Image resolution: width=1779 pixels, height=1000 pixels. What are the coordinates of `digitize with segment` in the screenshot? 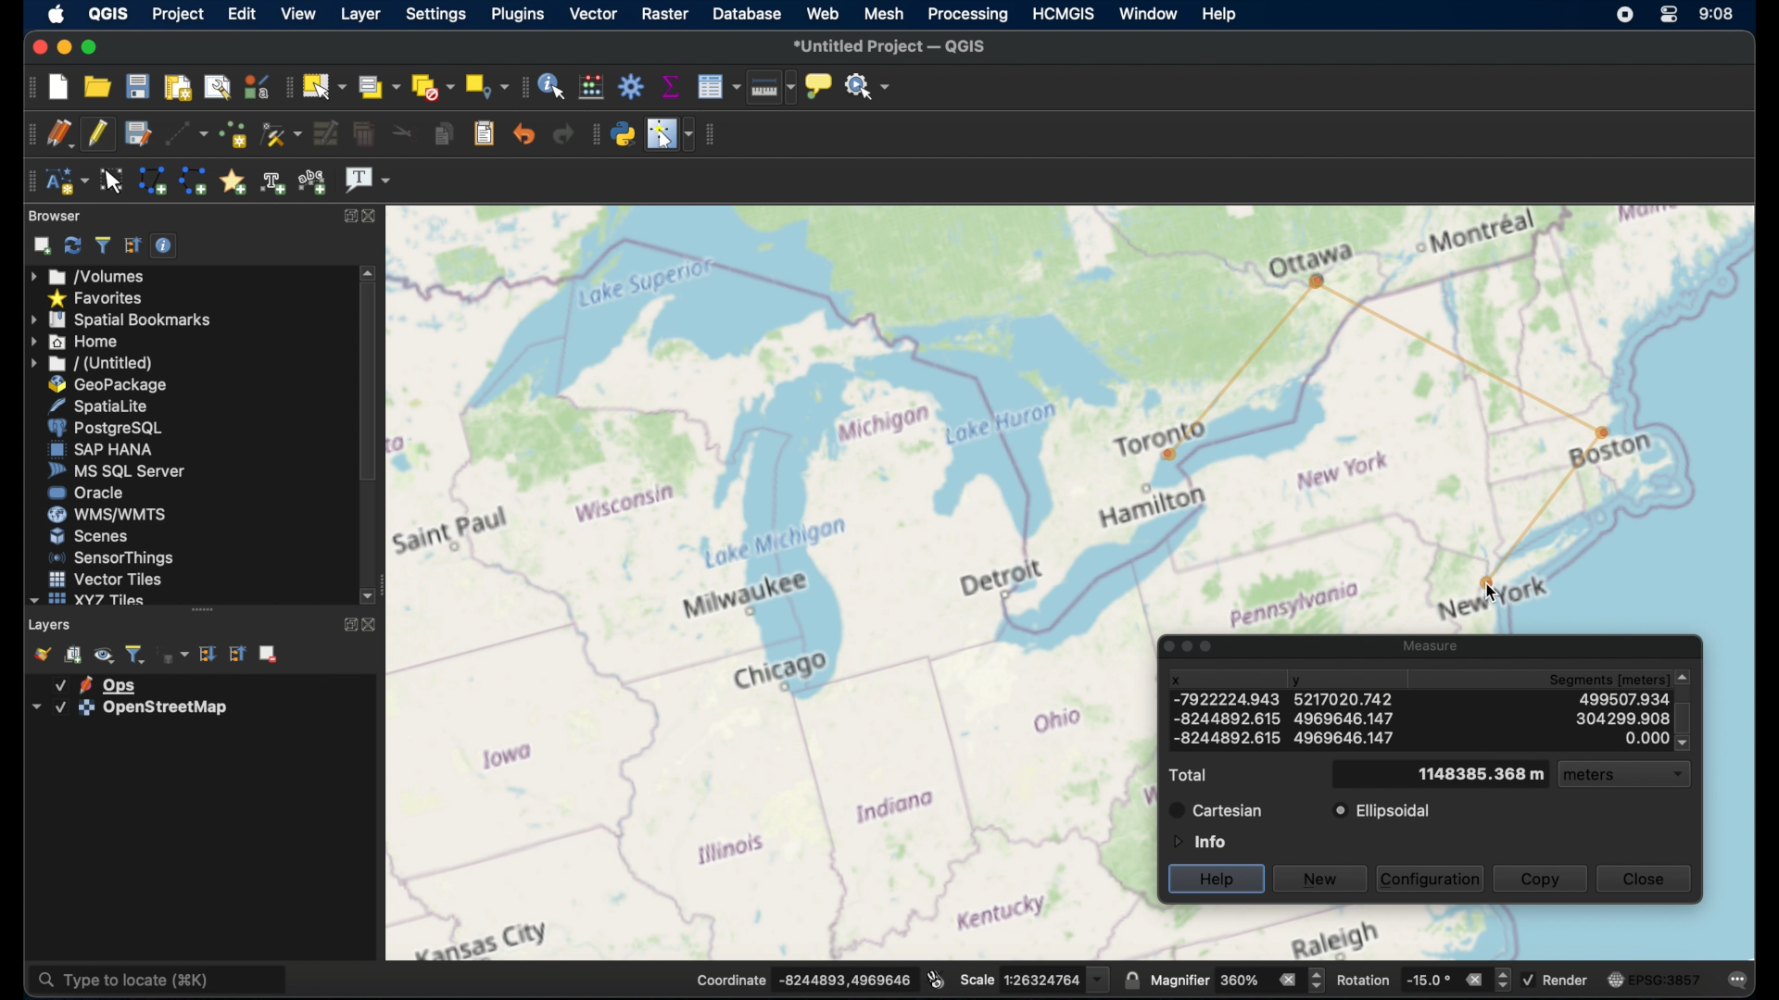 It's located at (185, 132).